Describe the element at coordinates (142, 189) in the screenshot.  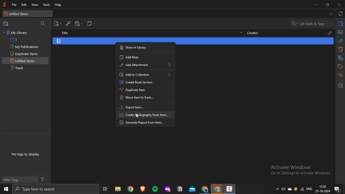
I see `brave` at that location.